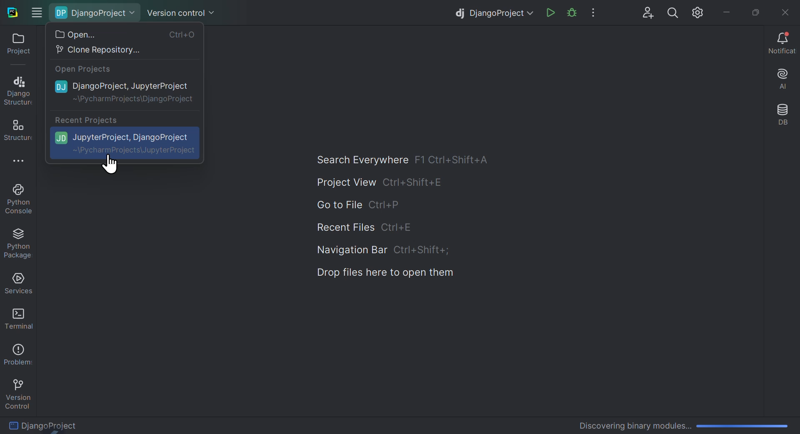  What do you see at coordinates (387, 206) in the screenshot?
I see `shortcut` at bounding box center [387, 206].